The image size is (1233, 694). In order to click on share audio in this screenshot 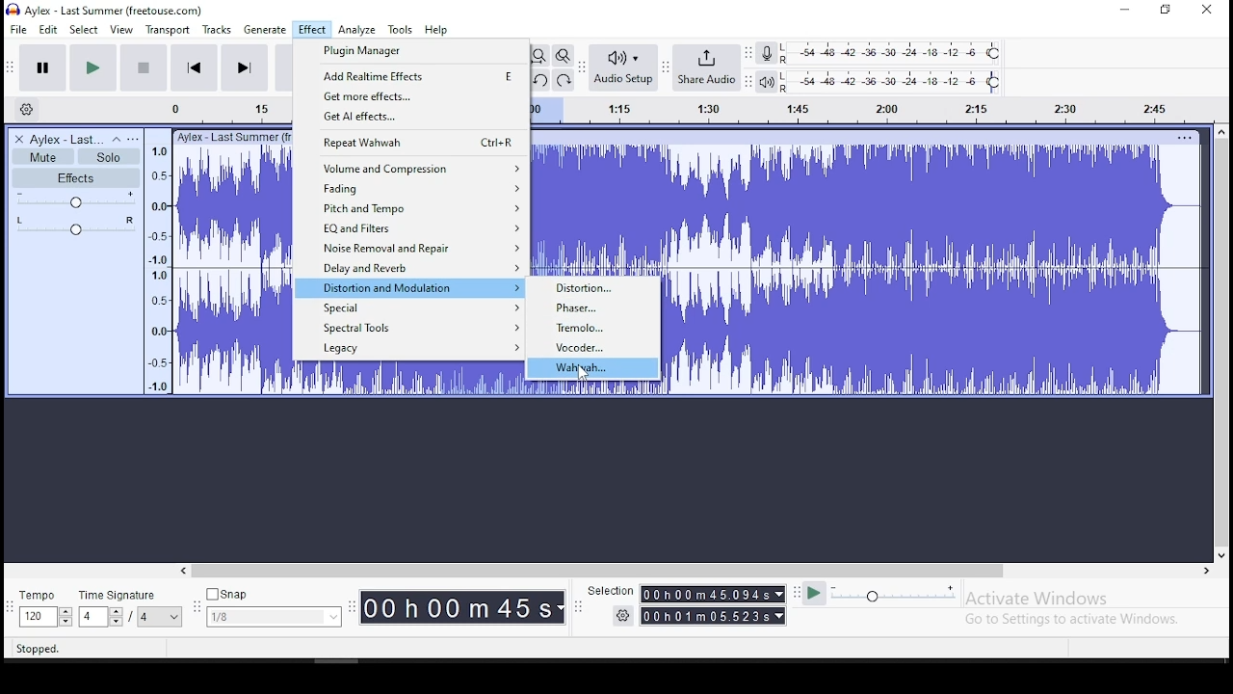, I will do `click(709, 68)`.